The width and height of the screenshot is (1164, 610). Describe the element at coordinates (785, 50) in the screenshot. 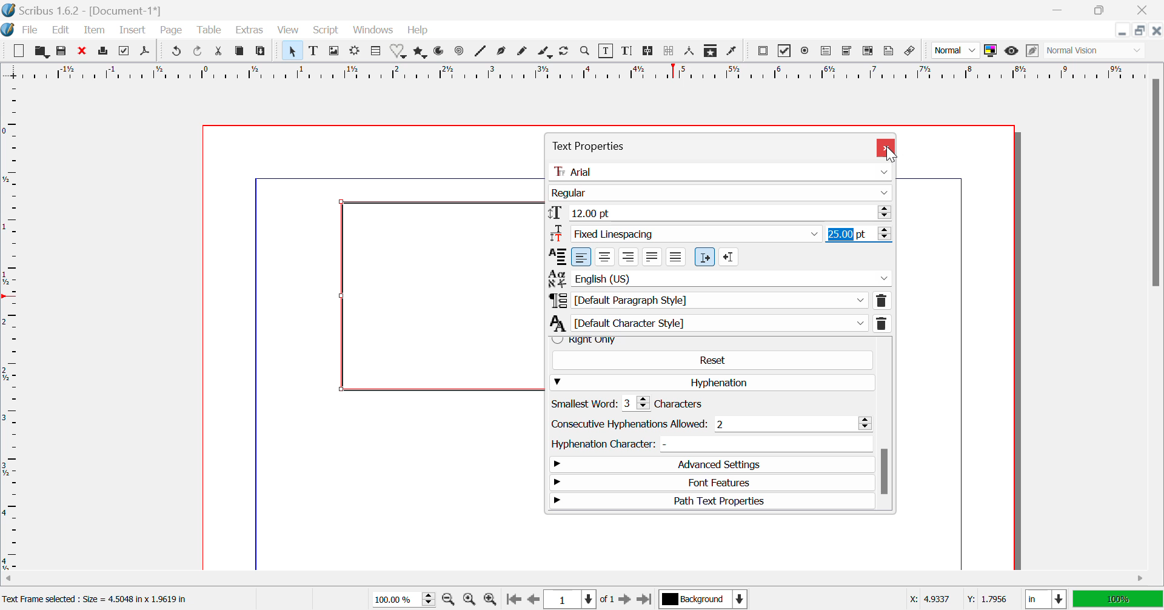

I see `PDF checkbox` at that location.